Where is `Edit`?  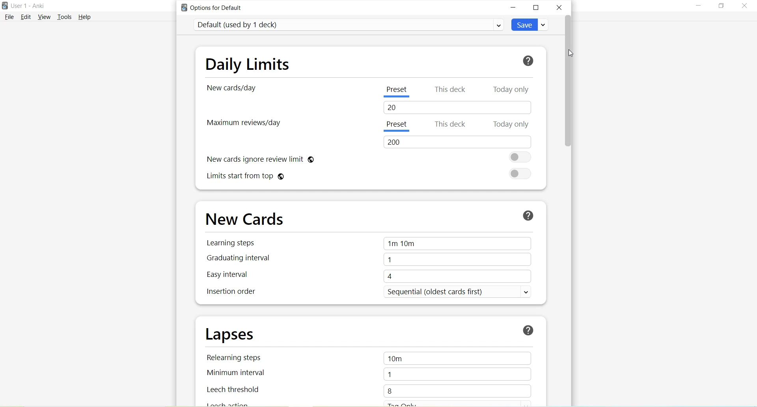
Edit is located at coordinates (26, 17).